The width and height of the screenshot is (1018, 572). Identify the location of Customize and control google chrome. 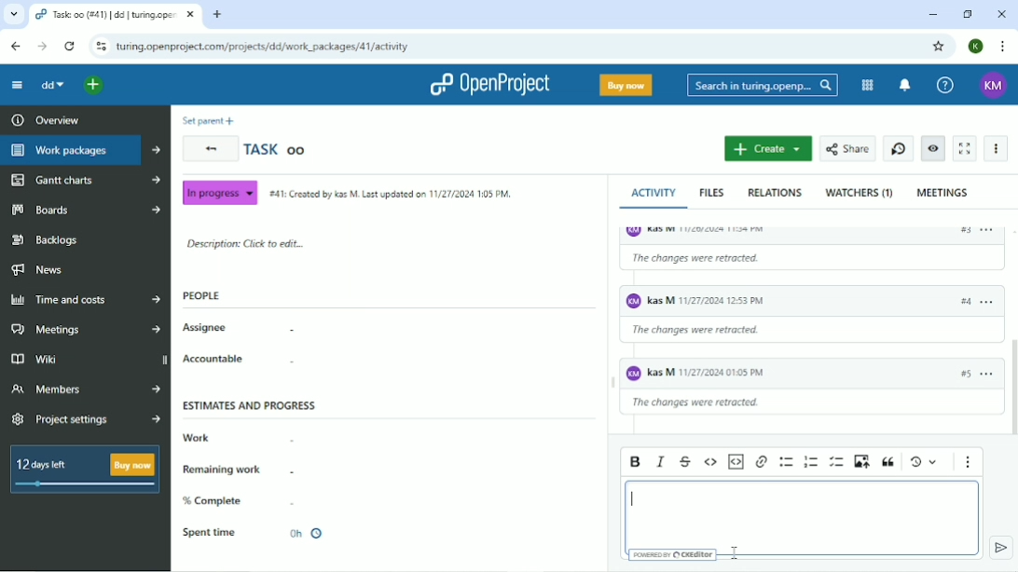
(1003, 48).